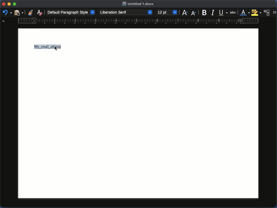 This screenshot has height=208, width=277. What do you see at coordinates (131, 22) in the screenshot?
I see `Ruler` at bounding box center [131, 22].